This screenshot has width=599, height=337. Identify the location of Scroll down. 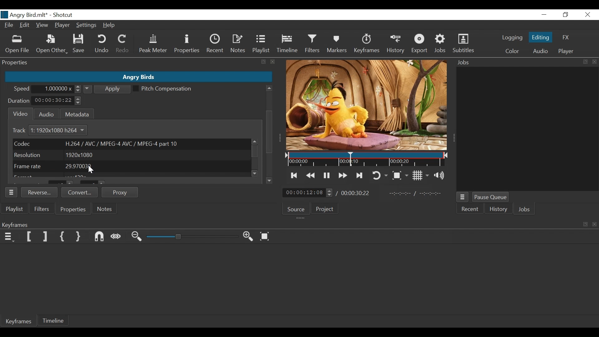
(256, 173).